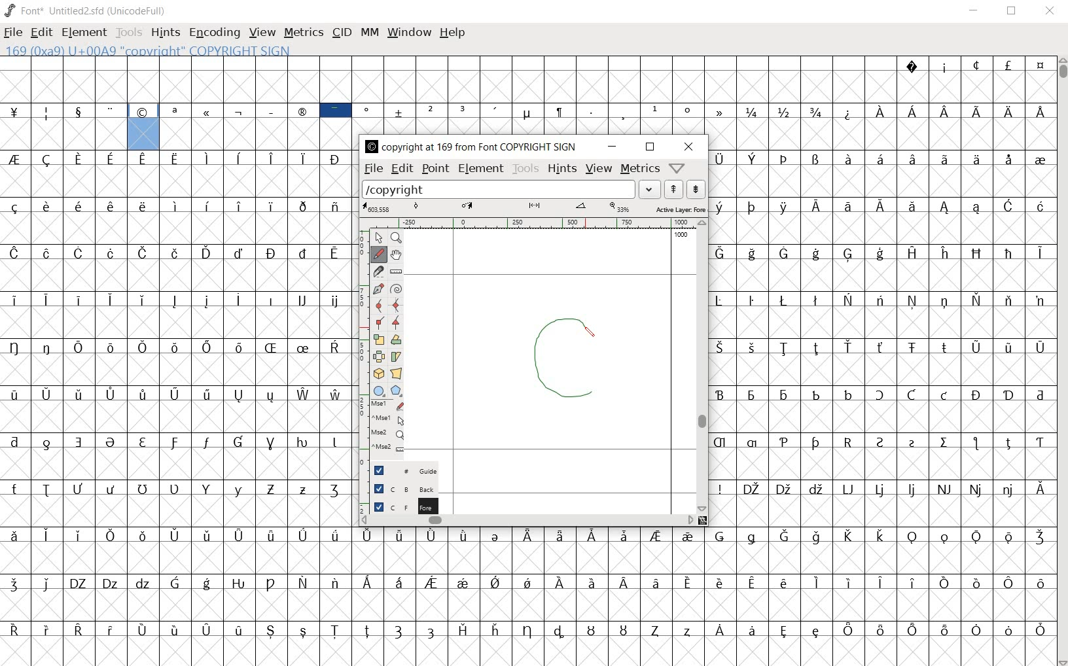  What do you see at coordinates (86, 11) in the screenshot?
I see `Font* Untitled2.sfd (UnicodeFull)` at bounding box center [86, 11].